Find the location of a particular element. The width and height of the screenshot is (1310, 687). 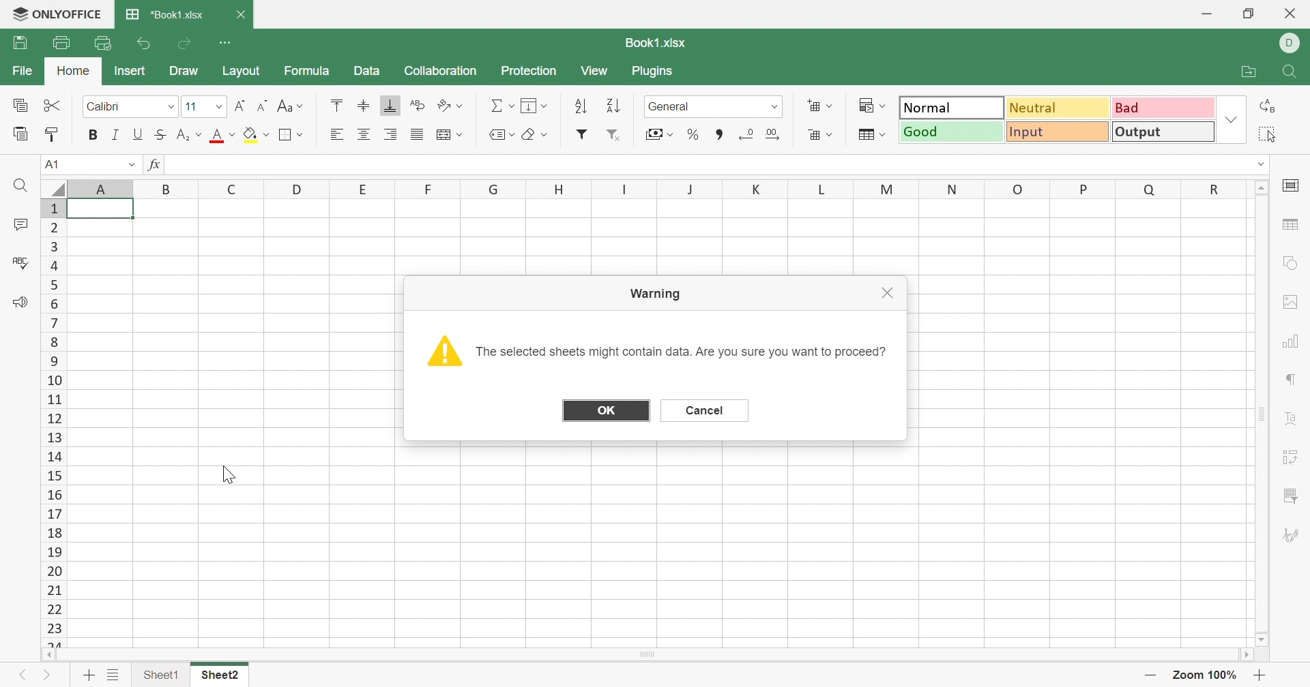

Underline is located at coordinates (139, 134).